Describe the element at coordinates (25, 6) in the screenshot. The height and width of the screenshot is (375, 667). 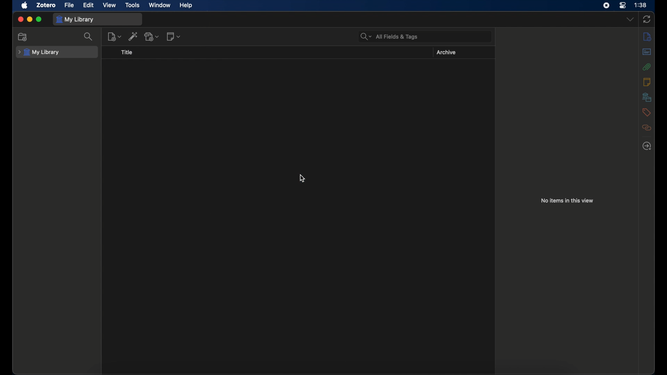
I see `apple icon` at that location.